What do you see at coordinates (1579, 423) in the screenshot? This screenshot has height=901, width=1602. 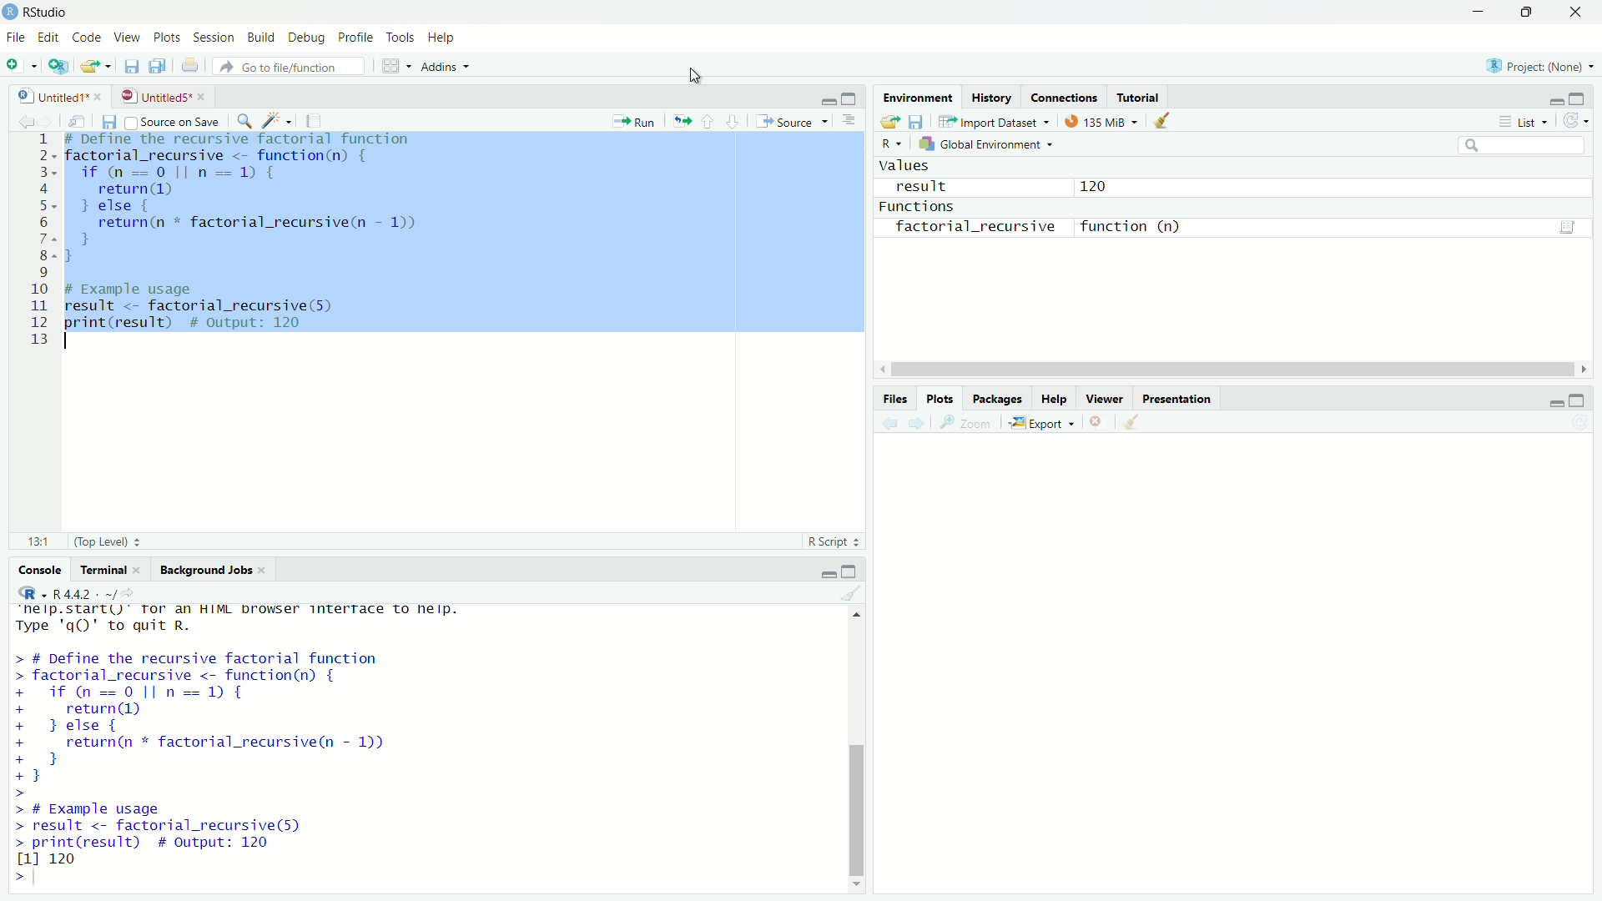 I see `Refresh current plot` at bounding box center [1579, 423].